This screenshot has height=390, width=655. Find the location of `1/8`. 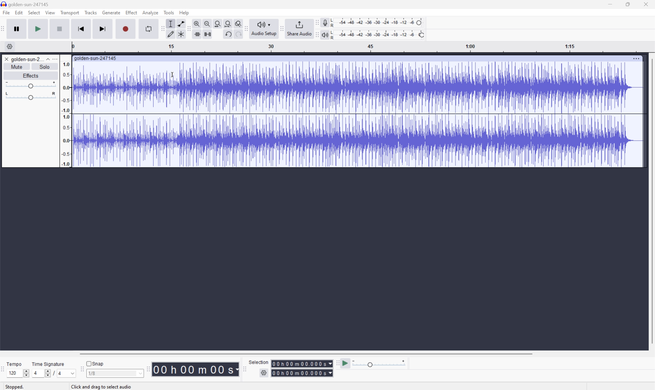

1/8 is located at coordinates (92, 373).